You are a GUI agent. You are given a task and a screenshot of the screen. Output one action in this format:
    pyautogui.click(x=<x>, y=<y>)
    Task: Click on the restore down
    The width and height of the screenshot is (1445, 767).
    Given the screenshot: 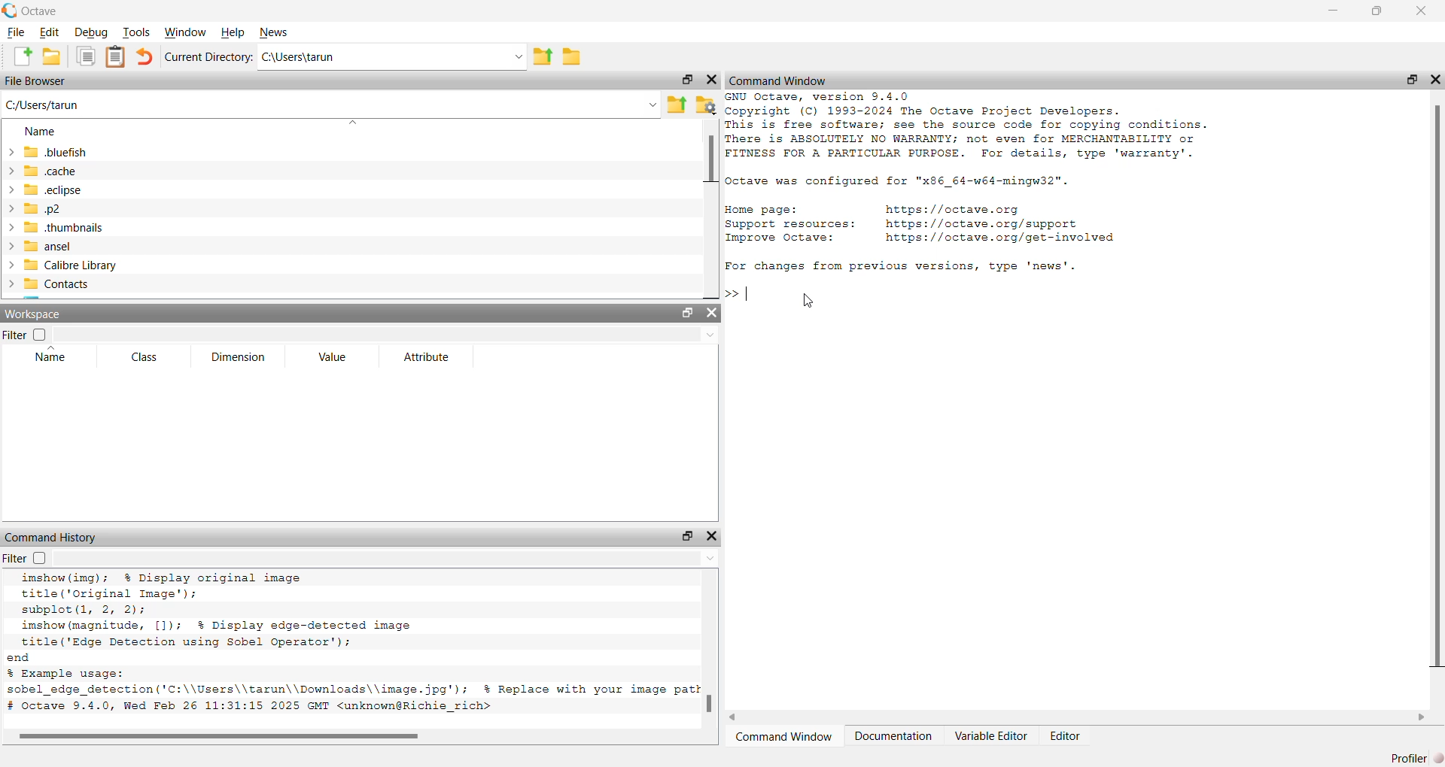 What is the action you would take?
    pyautogui.click(x=686, y=313)
    